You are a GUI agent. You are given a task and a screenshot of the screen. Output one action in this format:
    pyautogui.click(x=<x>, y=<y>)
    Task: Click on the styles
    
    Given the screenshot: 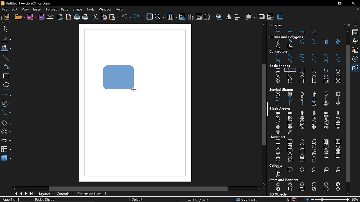 What is the action you would take?
    pyautogui.click(x=356, y=42)
    